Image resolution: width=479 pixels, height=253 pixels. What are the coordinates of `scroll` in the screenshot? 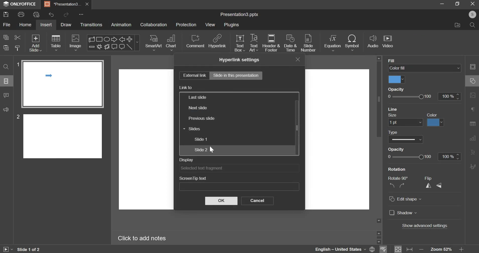 It's located at (92, 39).